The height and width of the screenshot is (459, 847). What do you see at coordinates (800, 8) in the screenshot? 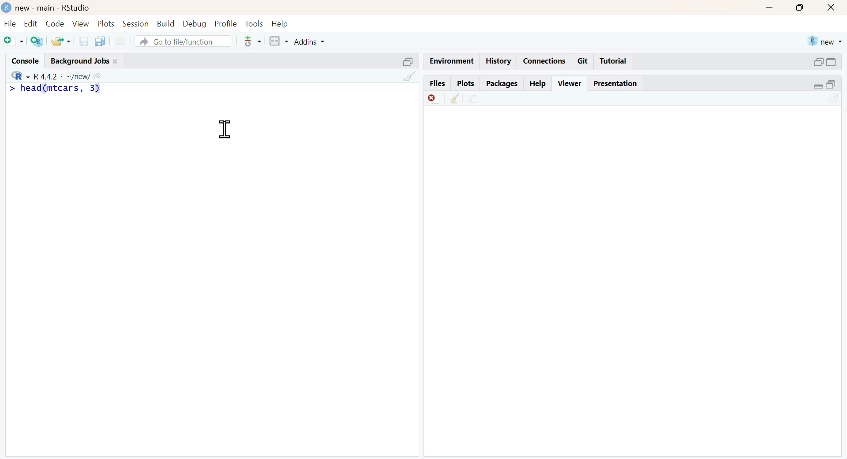
I see `maximize` at bounding box center [800, 8].